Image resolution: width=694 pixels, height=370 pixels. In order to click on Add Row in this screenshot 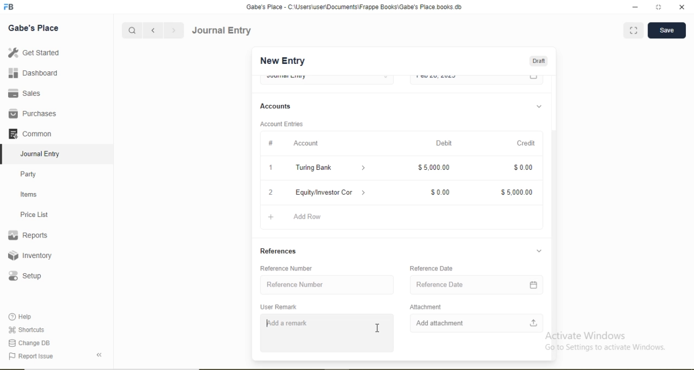, I will do `click(309, 217)`.